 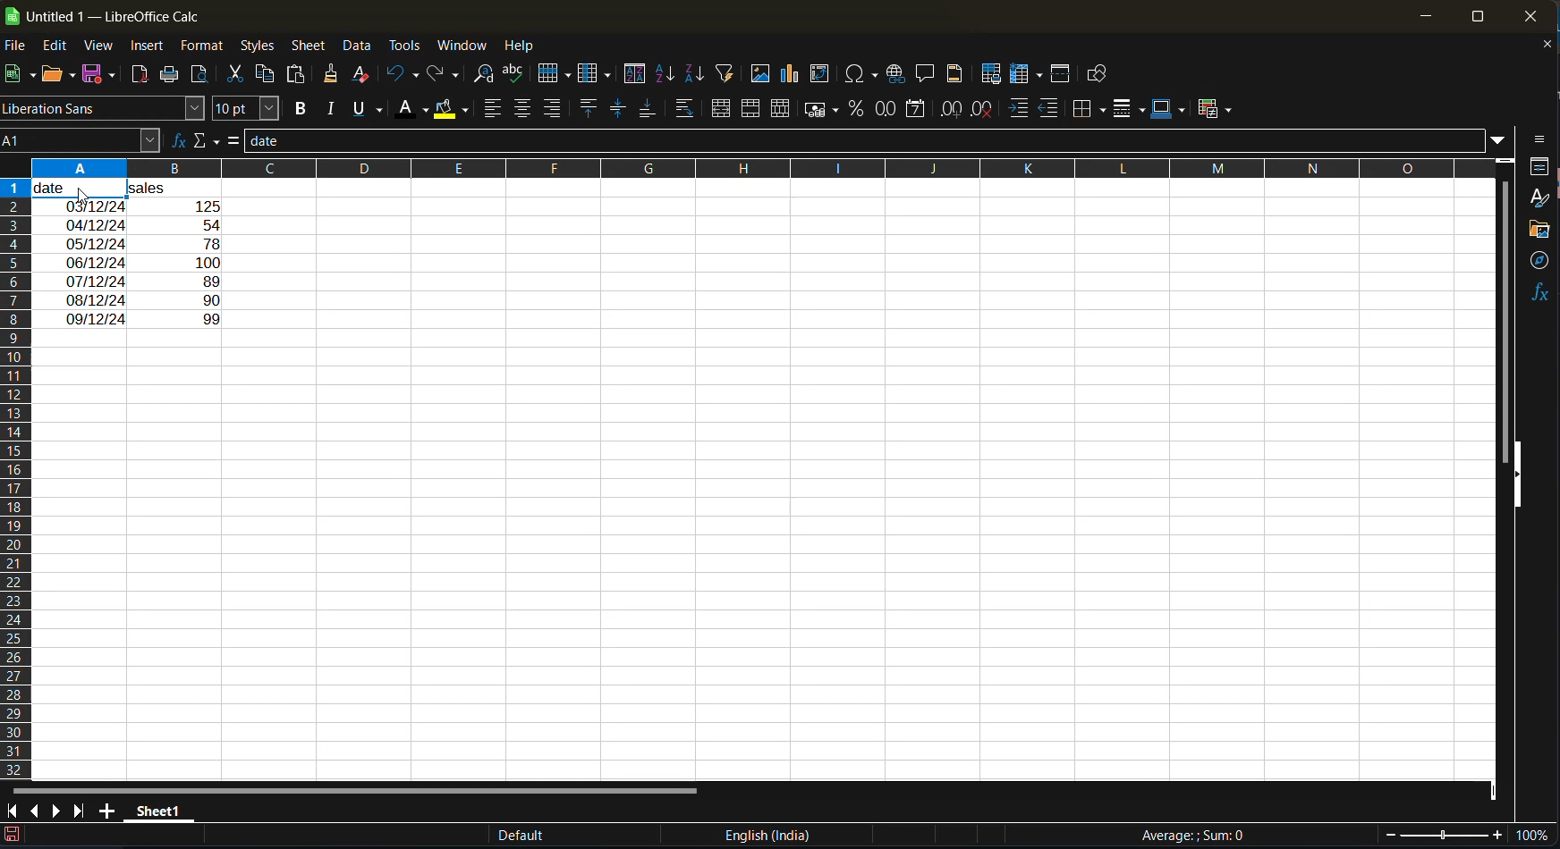 What do you see at coordinates (862, 139) in the screenshot?
I see `input line` at bounding box center [862, 139].